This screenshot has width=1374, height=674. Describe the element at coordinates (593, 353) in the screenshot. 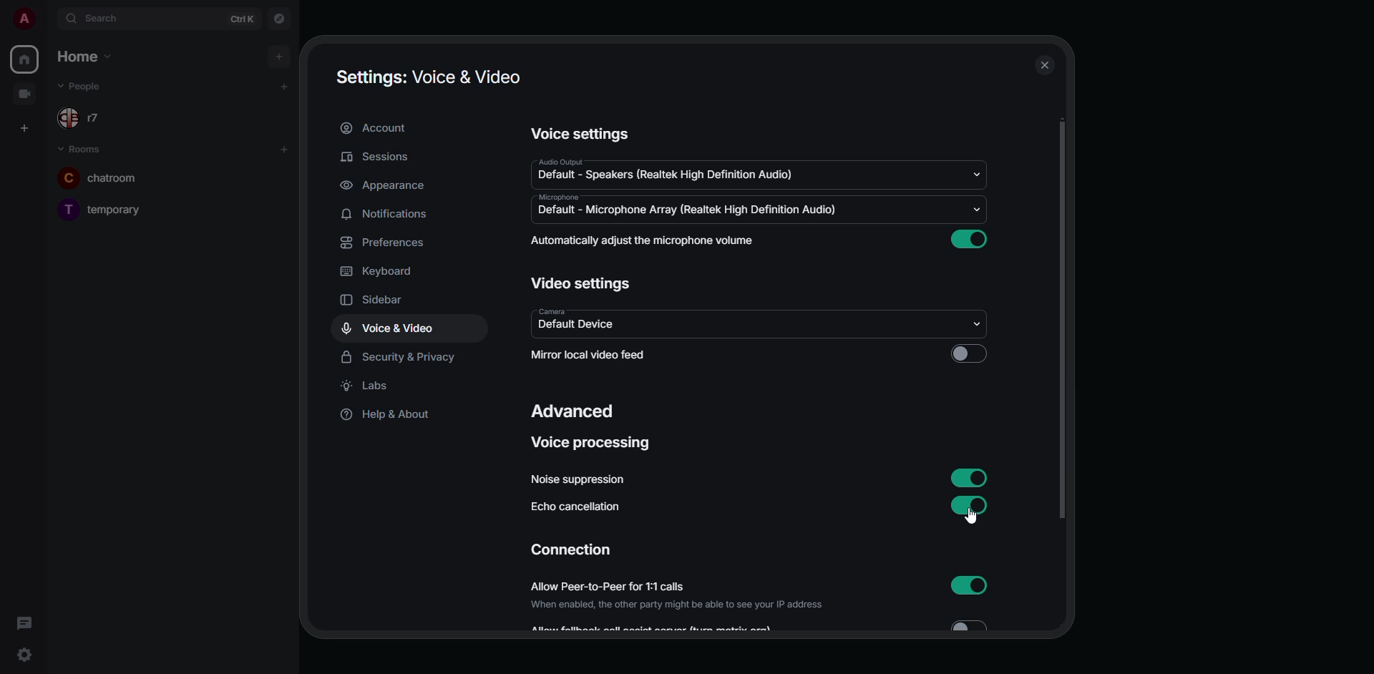

I see `mirror local video feed` at that location.